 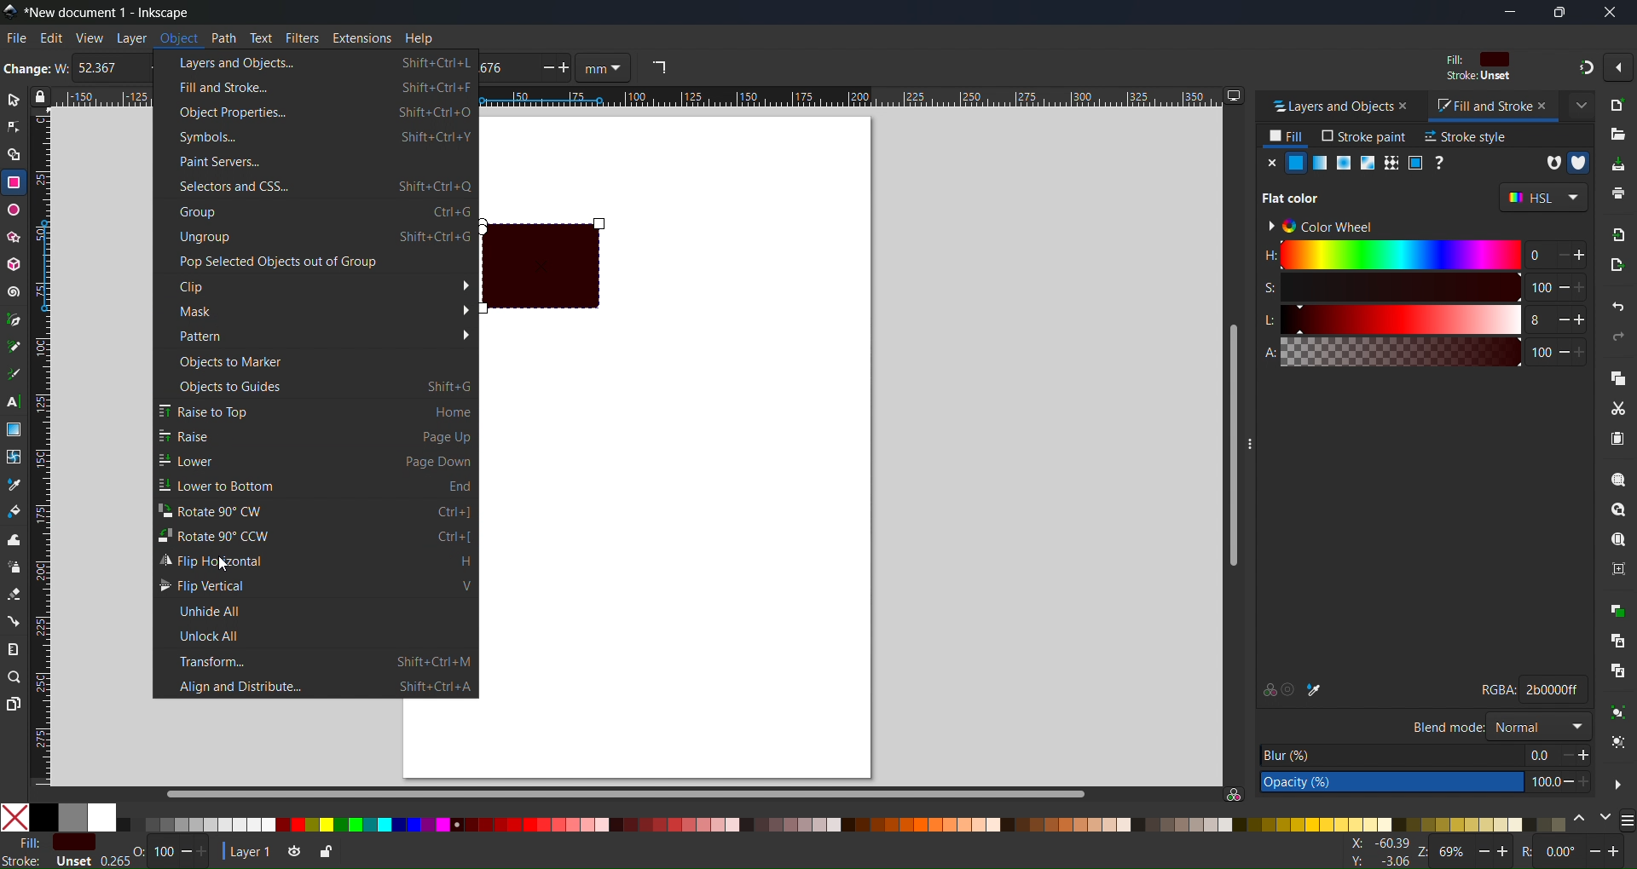 I want to click on Dropper tool, so click(x=14, y=484).